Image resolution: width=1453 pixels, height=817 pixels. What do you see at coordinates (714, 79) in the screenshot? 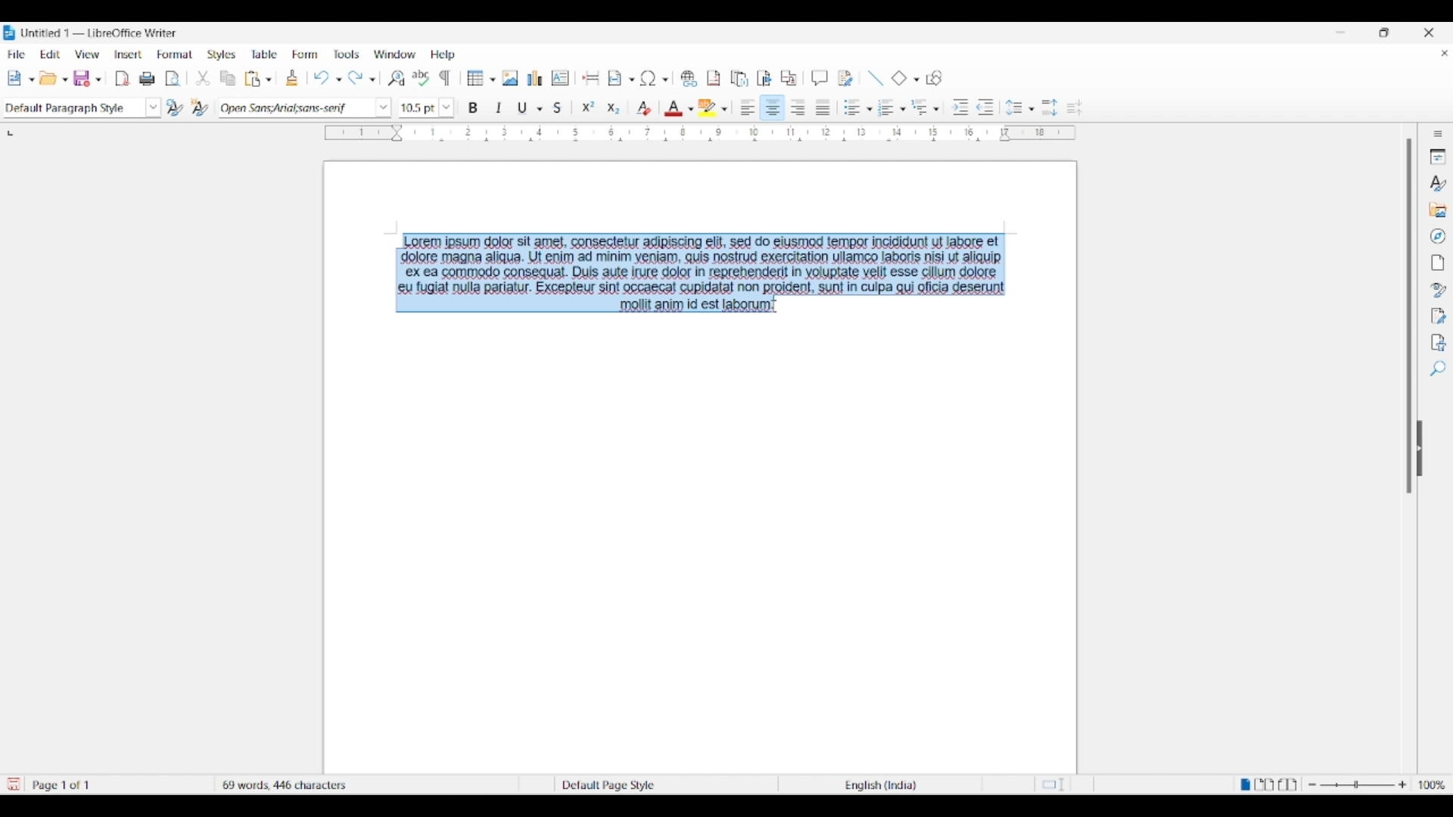
I see `Insert footnote` at bounding box center [714, 79].